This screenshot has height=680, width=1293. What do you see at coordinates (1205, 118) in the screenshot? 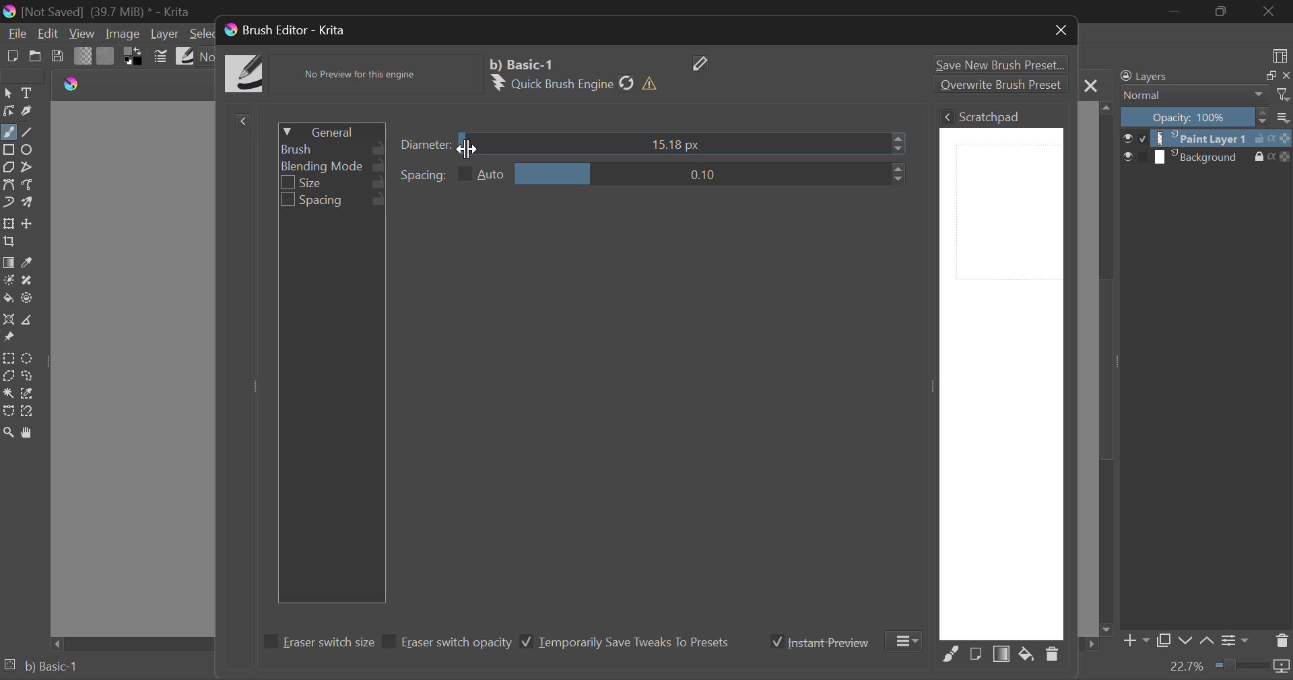
I see `Opacity` at bounding box center [1205, 118].